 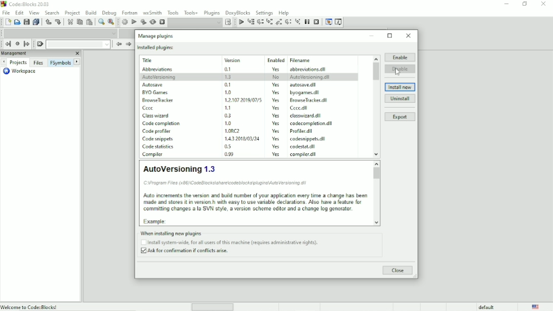 I want to click on Code completion, so click(x=162, y=124).